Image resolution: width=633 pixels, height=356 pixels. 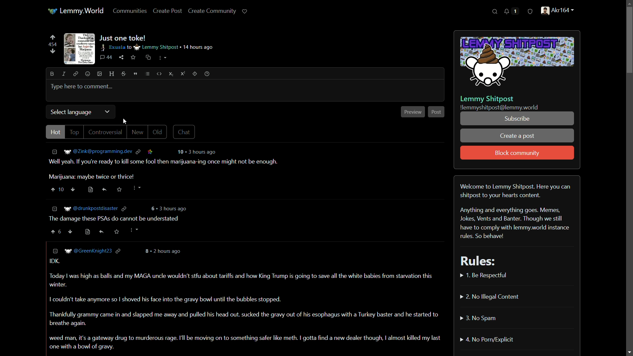 What do you see at coordinates (62, 190) in the screenshot?
I see `10` at bounding box center [62, 190].